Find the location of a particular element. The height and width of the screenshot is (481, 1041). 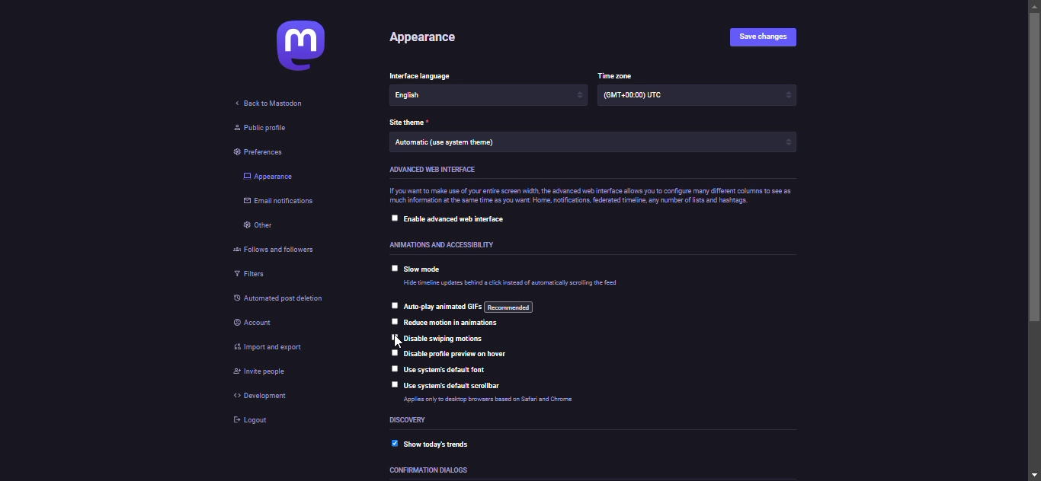

disable swiping motions is located at coordinates (444, 339).